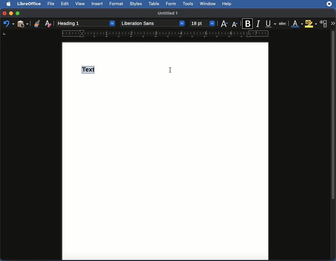  What do you see at coordinates (170, 70) in the screenshot?
I see `cursor` at bounding box center [170, 70].